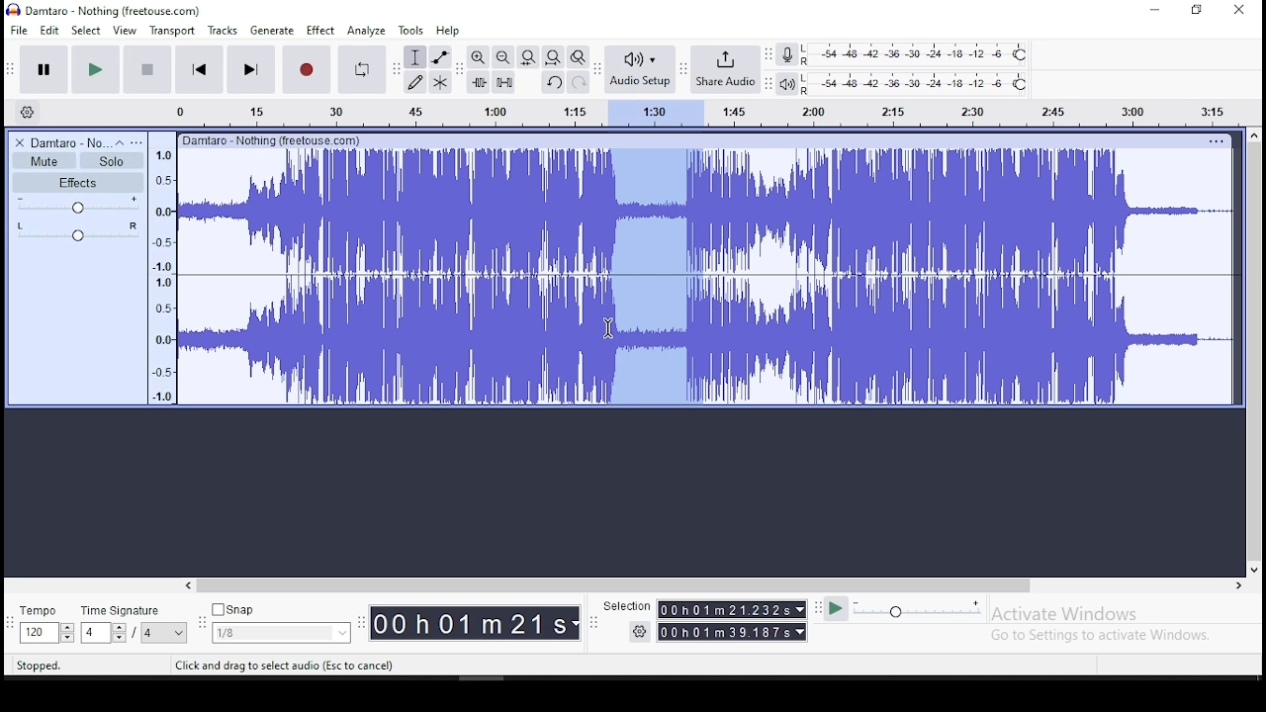  I want to click on draw tool, so click(415, 82).